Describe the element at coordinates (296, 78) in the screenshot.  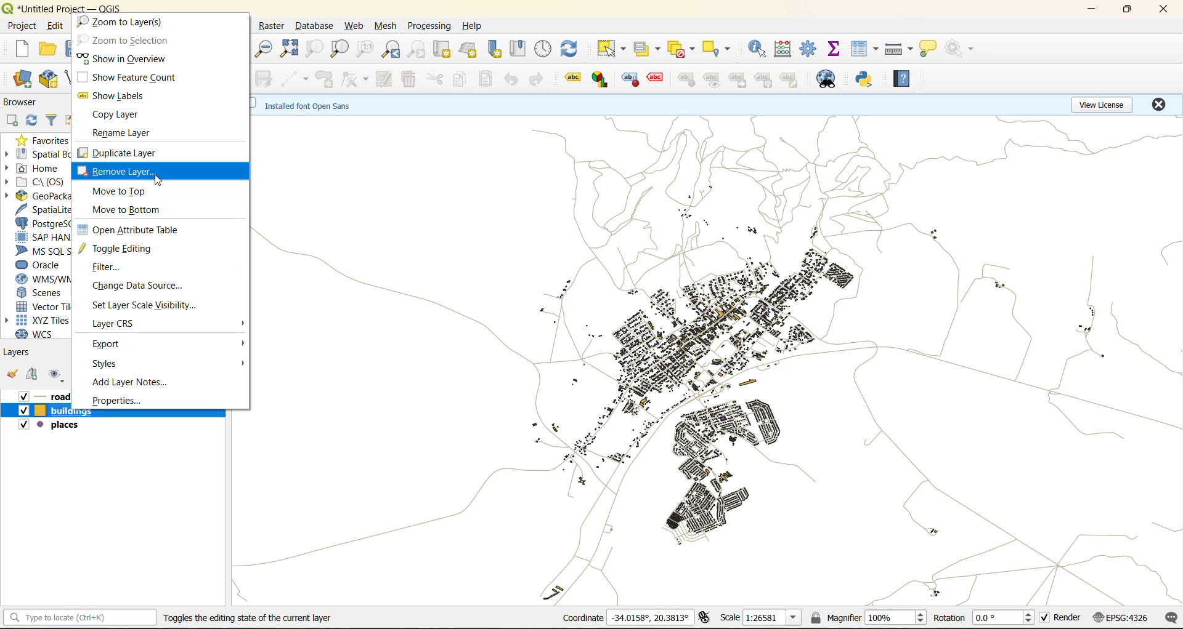
I see `digitize` at that location.